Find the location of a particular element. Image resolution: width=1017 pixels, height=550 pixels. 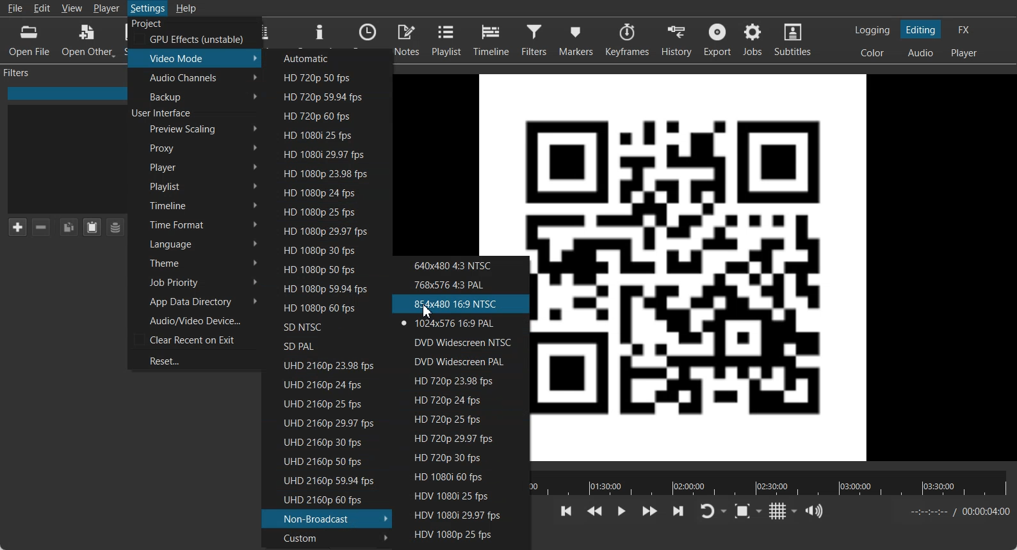

Cursor is located at coordinates (427, 311).